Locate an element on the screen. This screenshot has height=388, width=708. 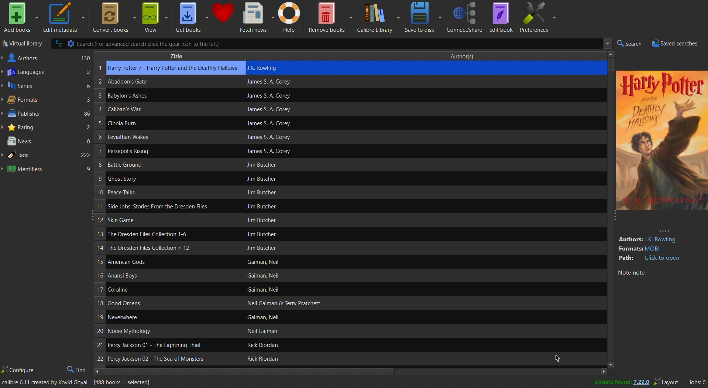
Author’s name is located at coordinates (296, 317).